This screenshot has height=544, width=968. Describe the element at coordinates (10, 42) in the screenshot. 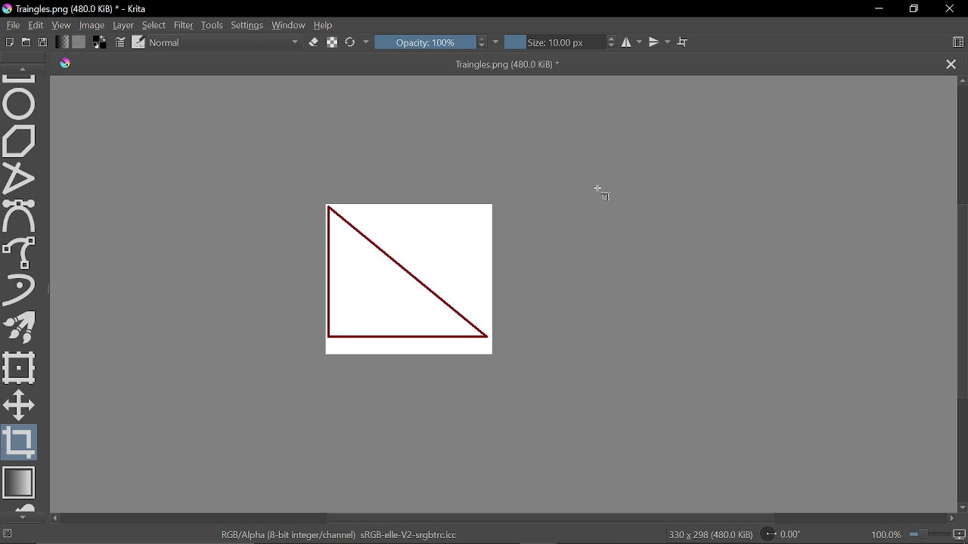

I see `Create new document` at that location.